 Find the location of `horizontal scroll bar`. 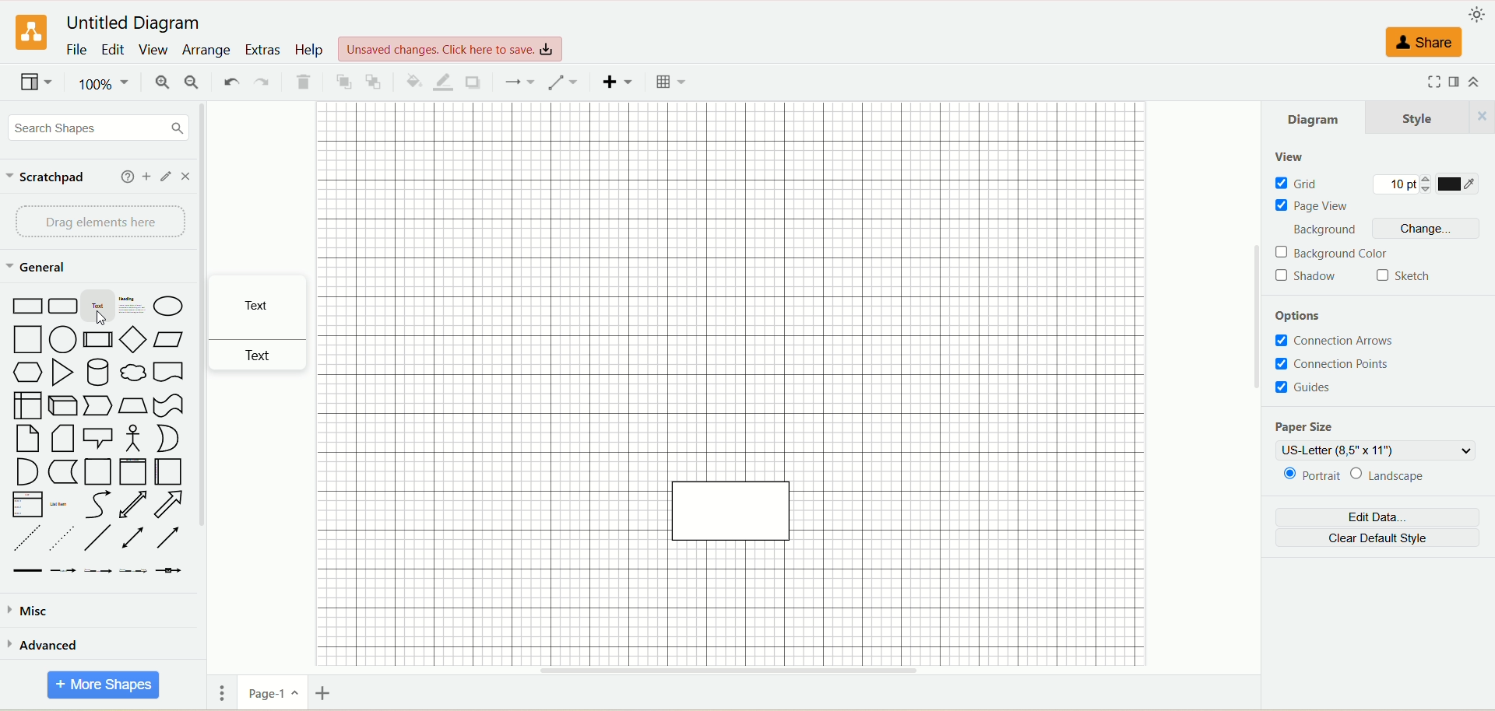

horizontal scroll bar is located at coordinates (734, 668).